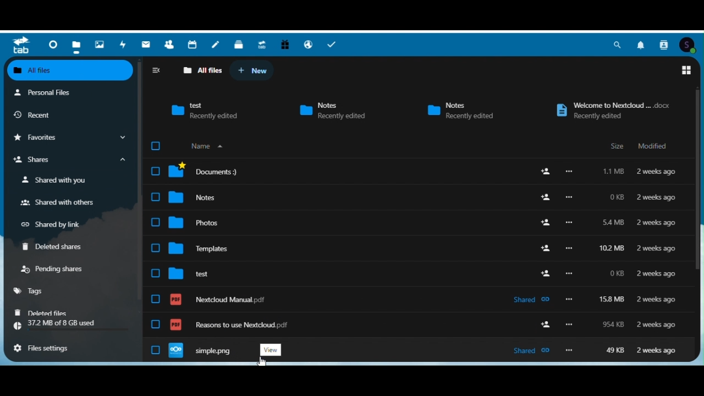 Image resolution: width=704 pixels, height=396 pixels. I want to click on modified, so click(657, 172).